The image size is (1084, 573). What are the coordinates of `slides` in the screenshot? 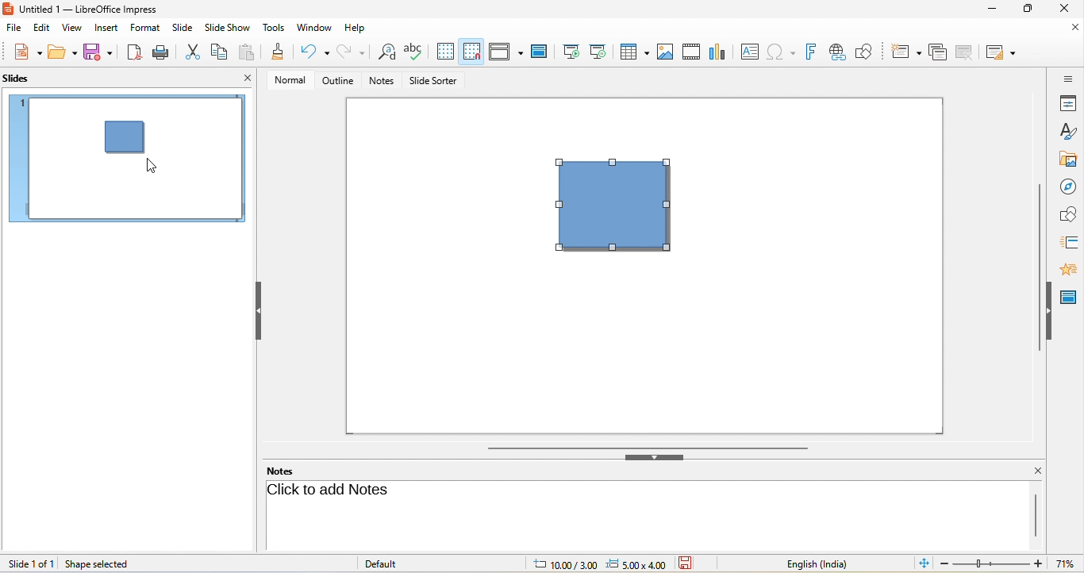 It's located at (19, 78).